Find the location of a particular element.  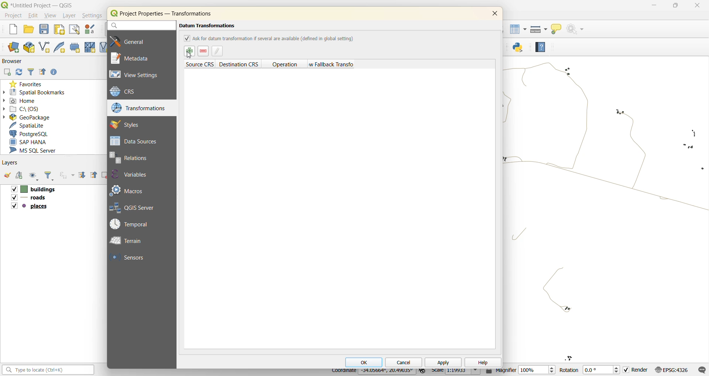

open is located at coordinates (30, 29).